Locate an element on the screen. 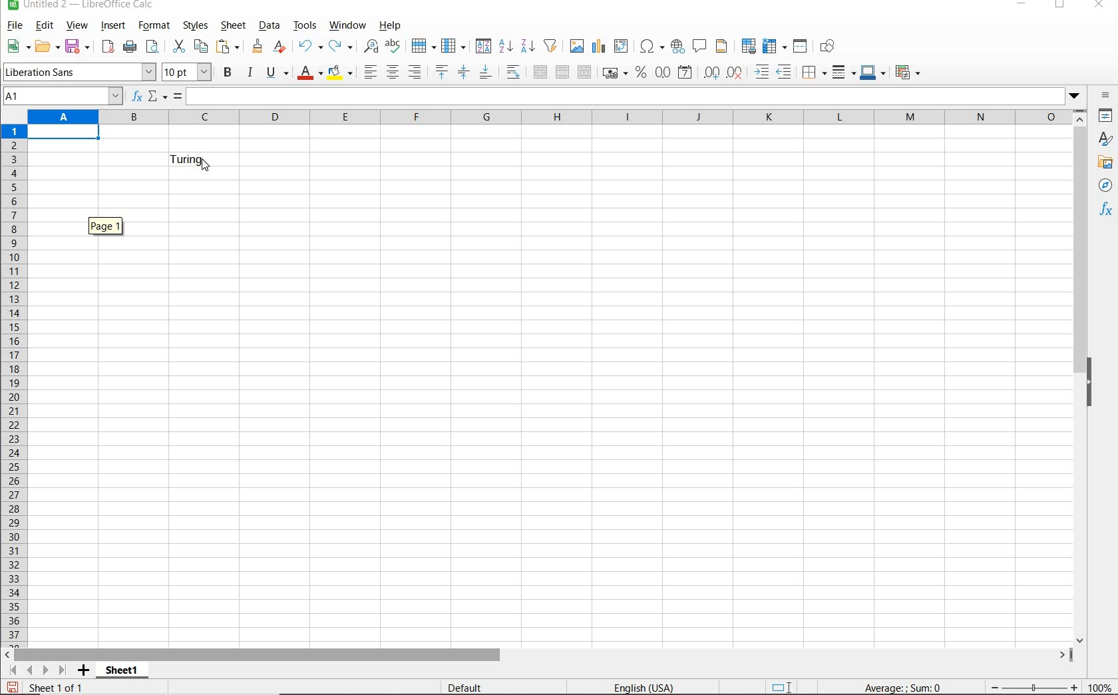 The width and height of the screenshot is (1118, 695). INSERT OR EDIT PIVOT TABLE is located at coordinates (622, 46).